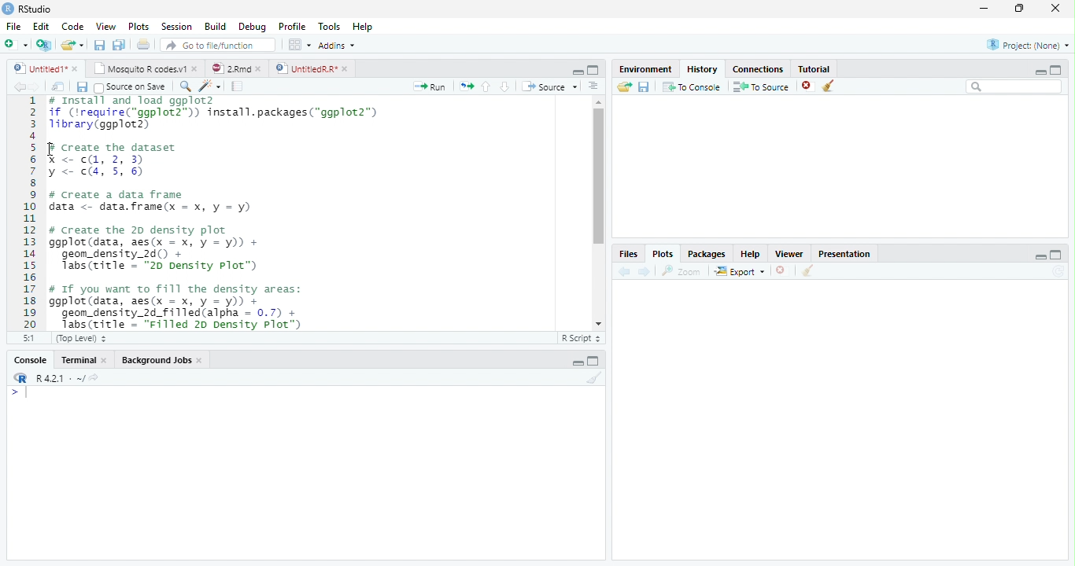 The height and width of the screenshot is (566, 1075). What do you see at coordinates (582, 339) in the screenshot?
I see `R Script` at bounding box center [582, 339].